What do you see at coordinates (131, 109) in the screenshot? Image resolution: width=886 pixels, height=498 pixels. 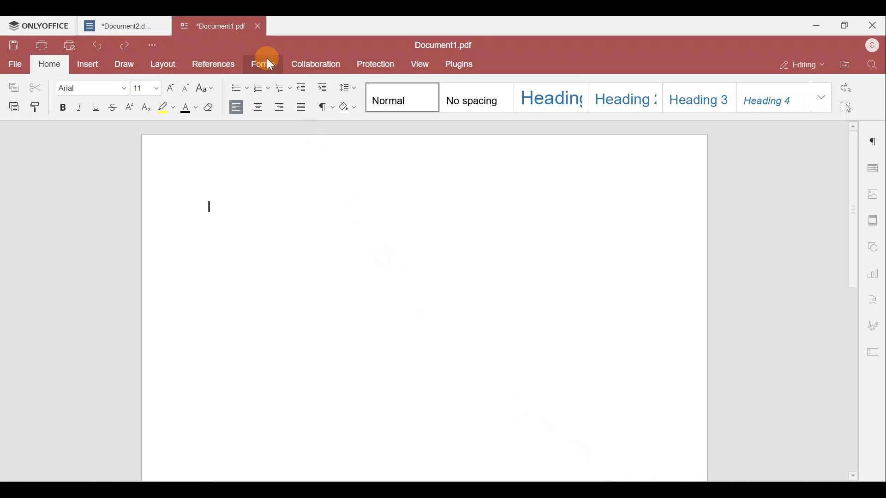 I see `Superscript` at bounding box center [131, 109].